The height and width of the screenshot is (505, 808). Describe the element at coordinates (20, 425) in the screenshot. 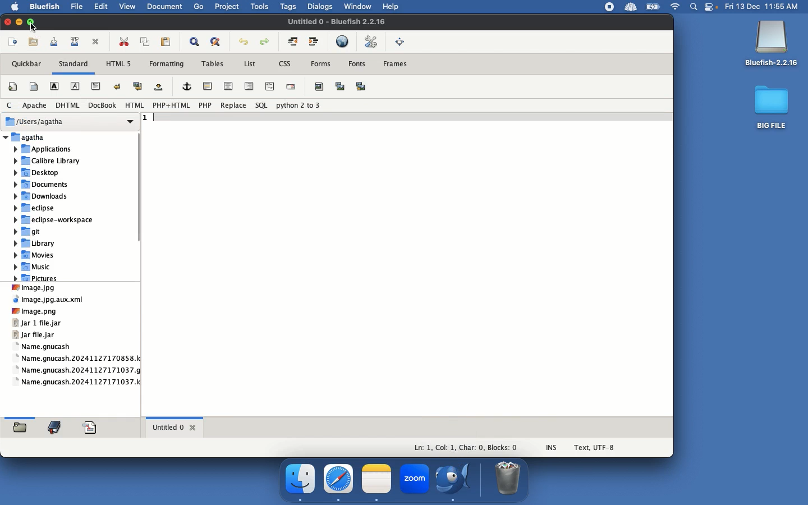

I see `folders` at that location.